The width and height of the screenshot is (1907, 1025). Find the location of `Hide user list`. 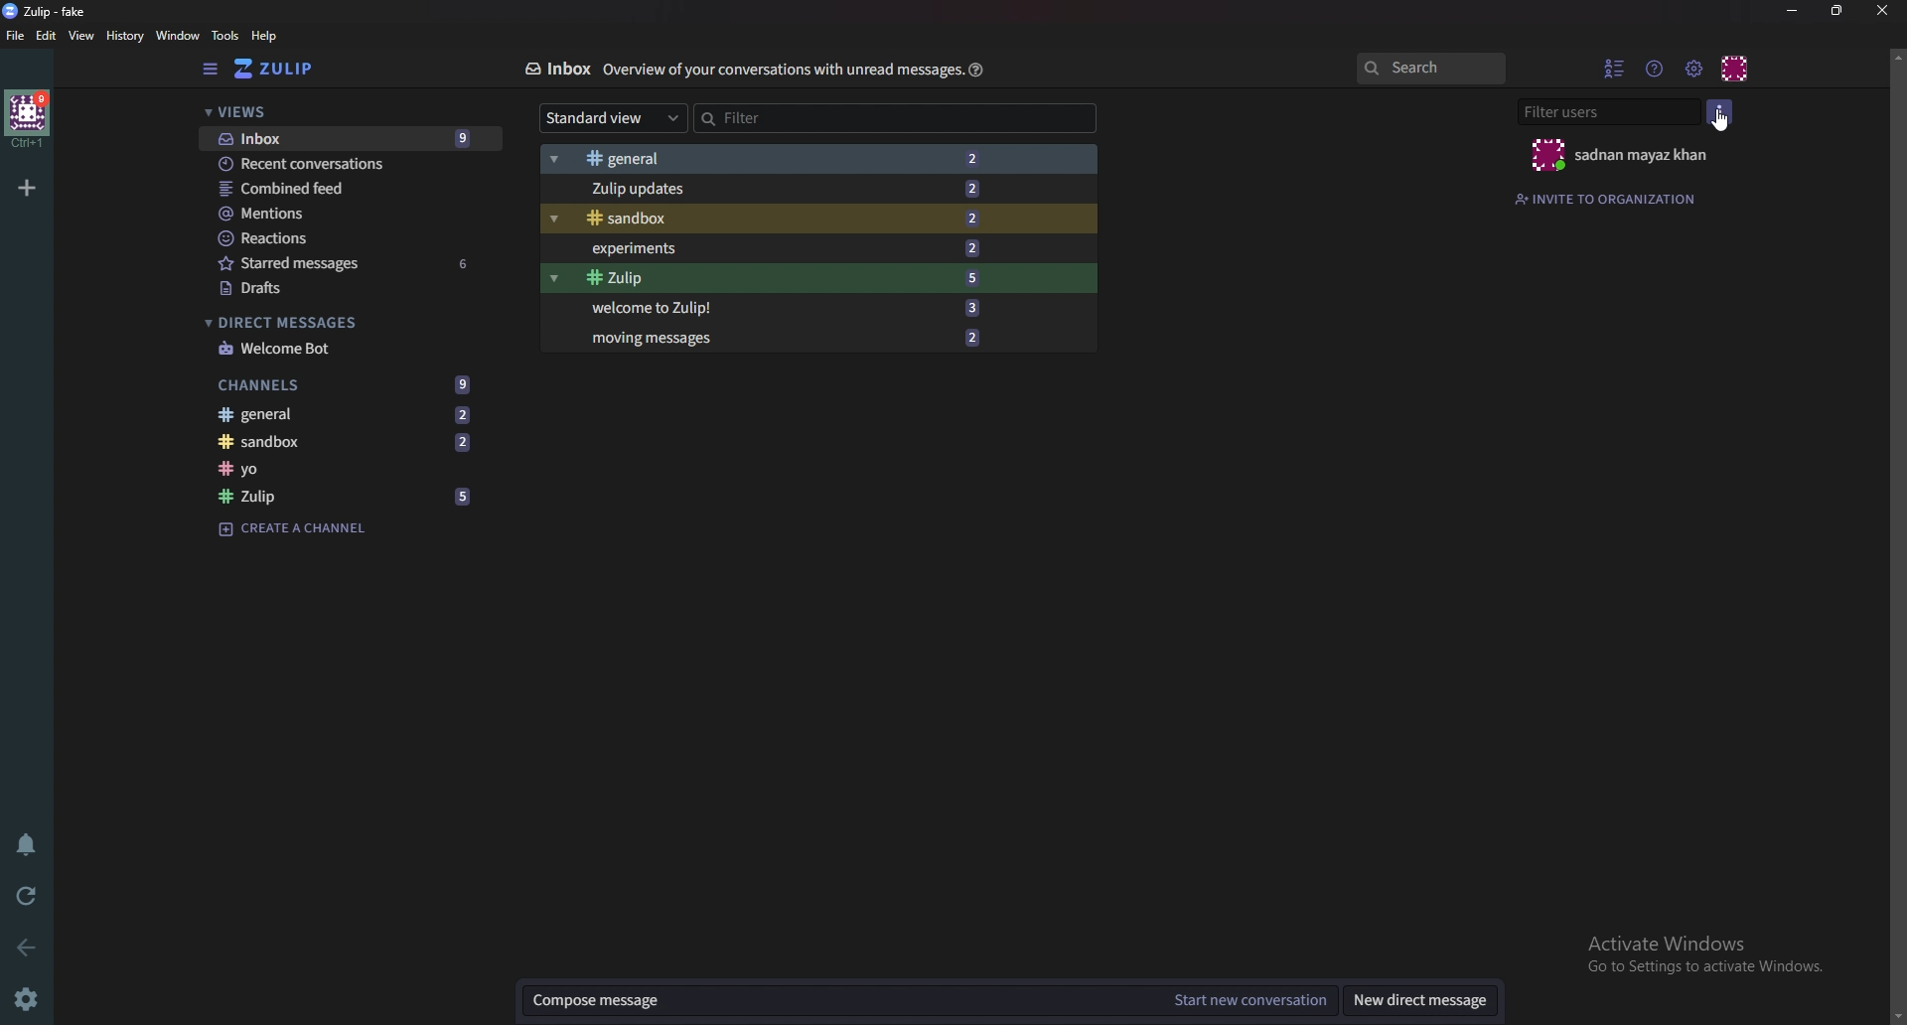

Hide user list is located at coordinates (1611, 68).